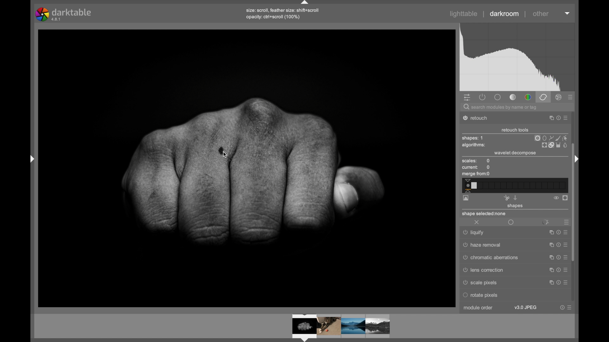 The image size is (609, 342). I want to click on display wavelet scale, so click(466, 198).